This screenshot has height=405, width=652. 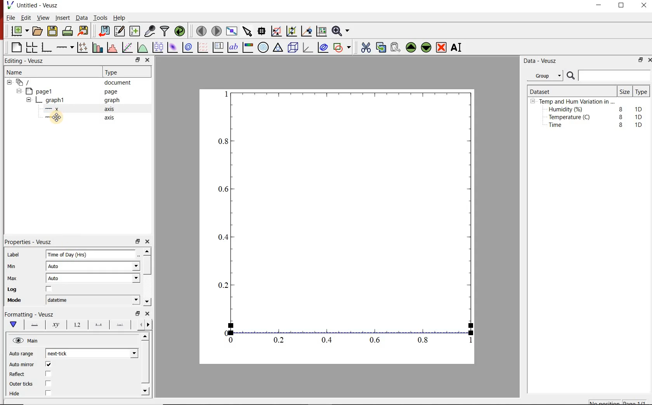 I want to click on move to the previous page, so click(x=201, y=31).